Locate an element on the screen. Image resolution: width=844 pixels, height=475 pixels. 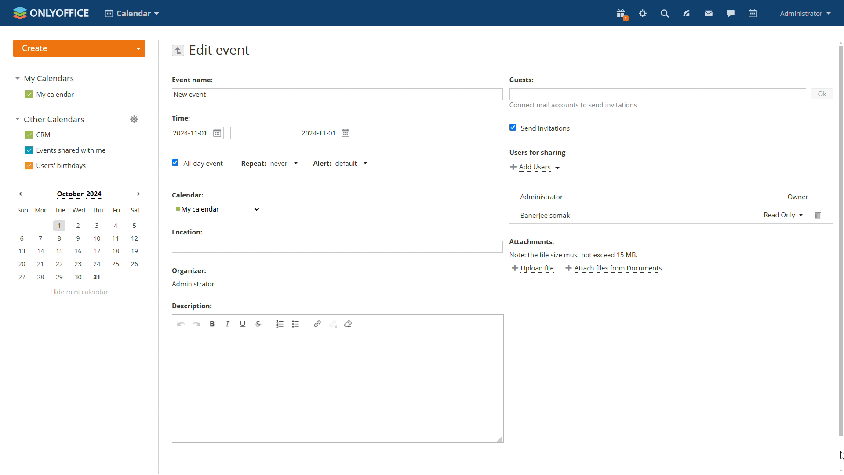
strikethrough is located at coordinates (258, 325).